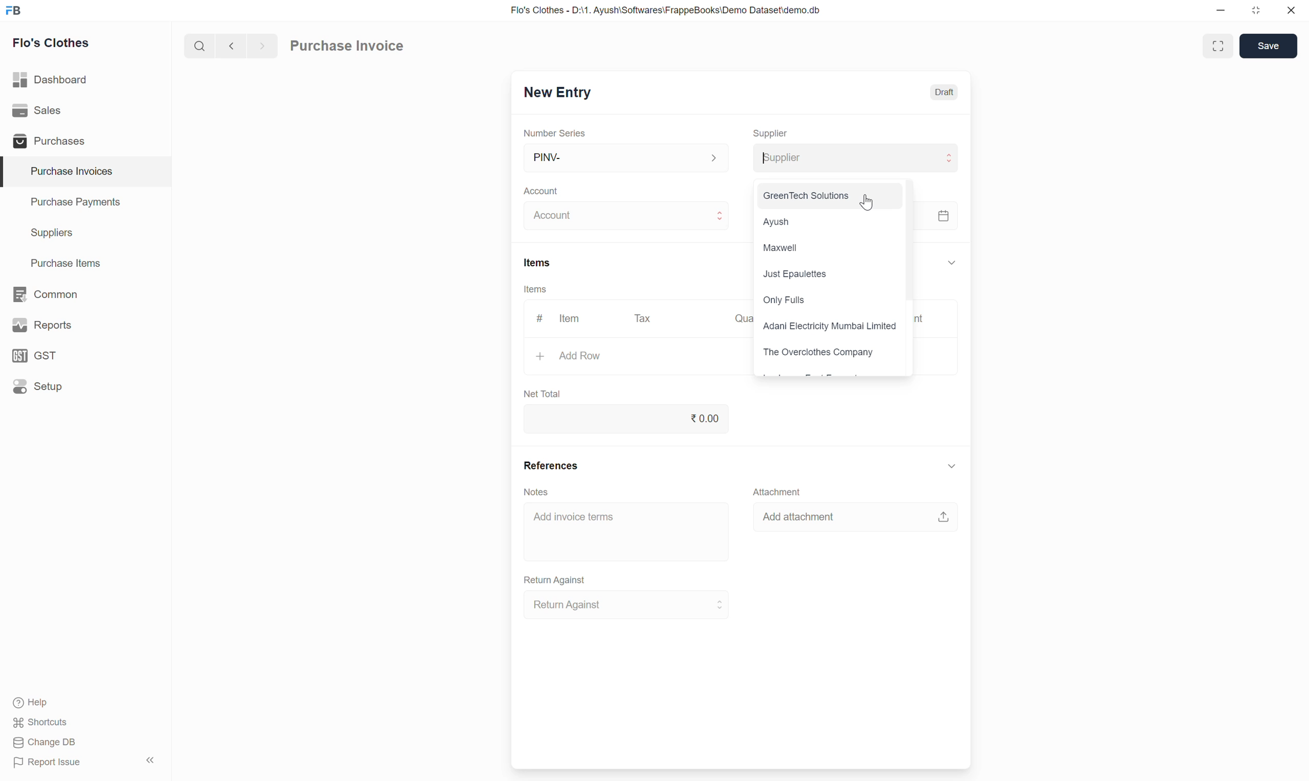 The height and width of the screenshot is (781, 1309). Describe the element at coordinates (1291, 10) in the screenshot. I see `Close` at that location.